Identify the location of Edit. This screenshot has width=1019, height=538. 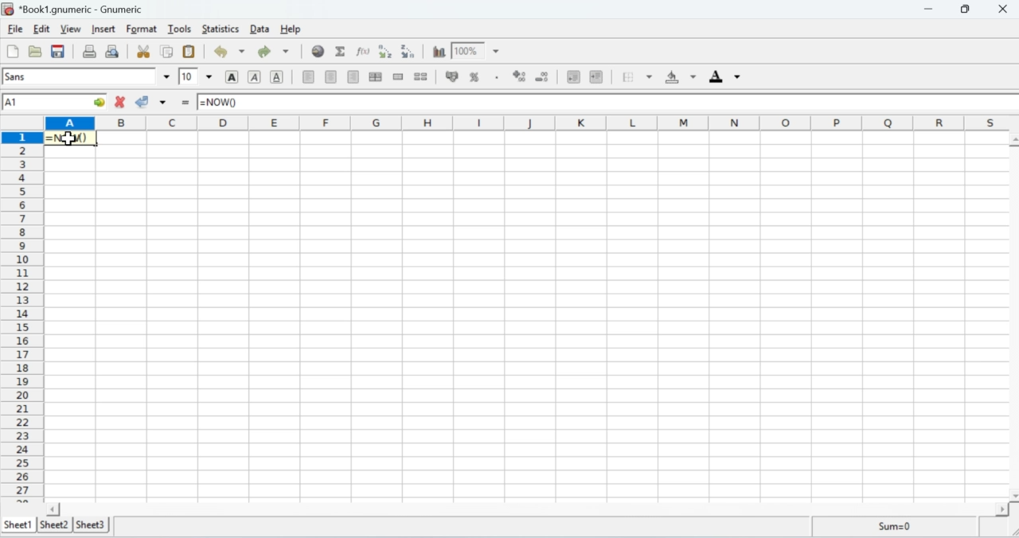
(43, 29).